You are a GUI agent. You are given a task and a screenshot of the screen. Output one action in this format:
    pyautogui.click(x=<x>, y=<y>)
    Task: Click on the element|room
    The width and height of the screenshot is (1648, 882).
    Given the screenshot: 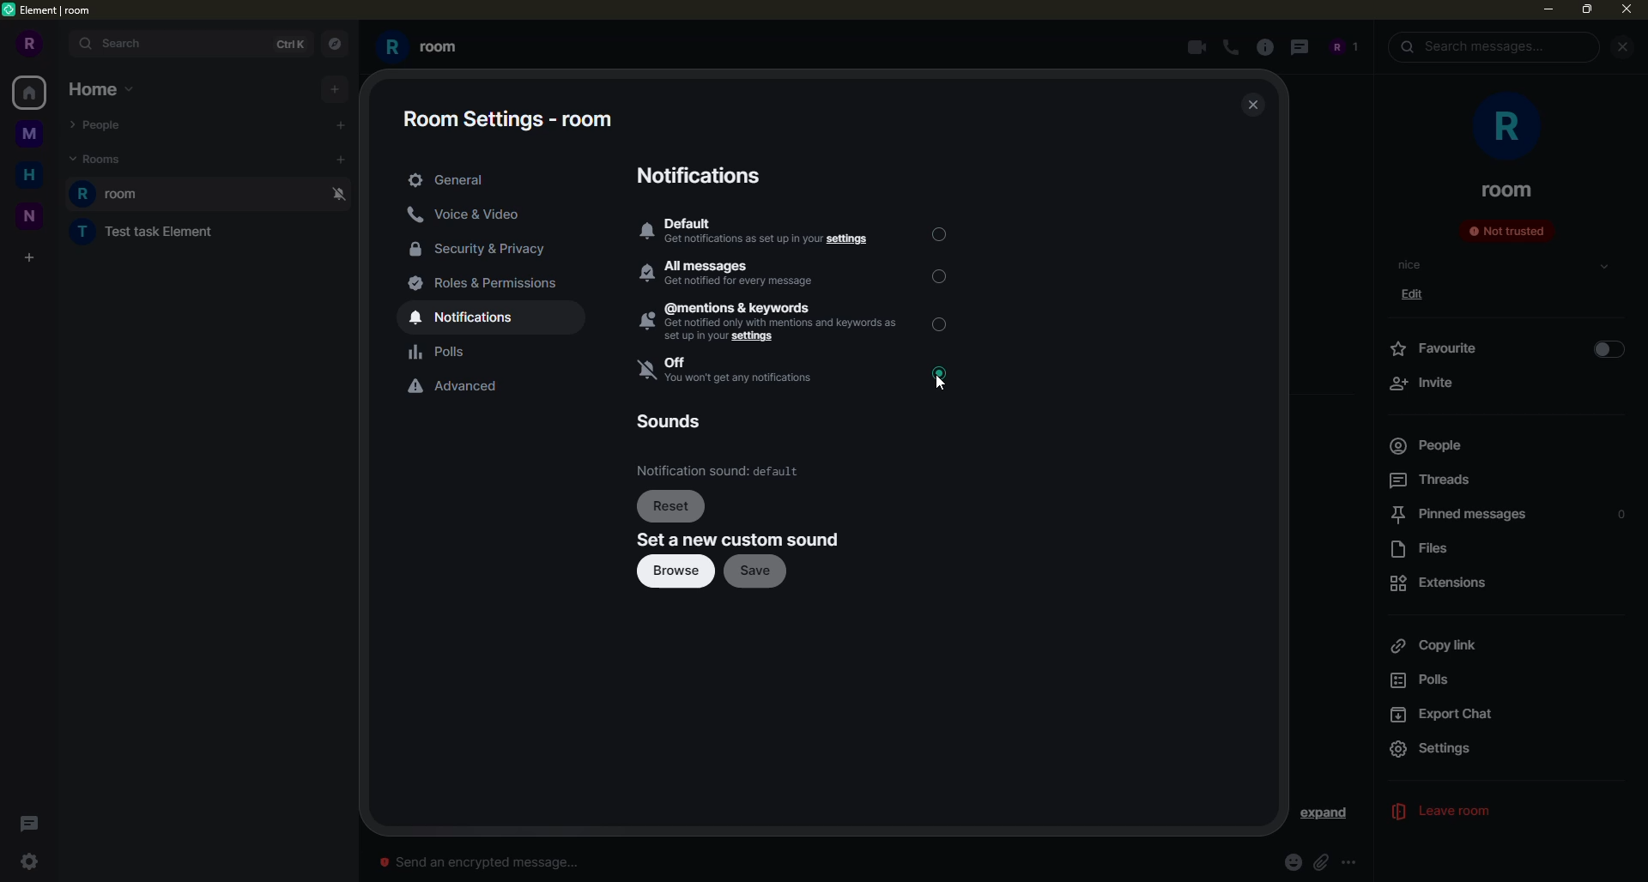 What is the action you would take?
    pyautogui.click(x=58, y=10)
    